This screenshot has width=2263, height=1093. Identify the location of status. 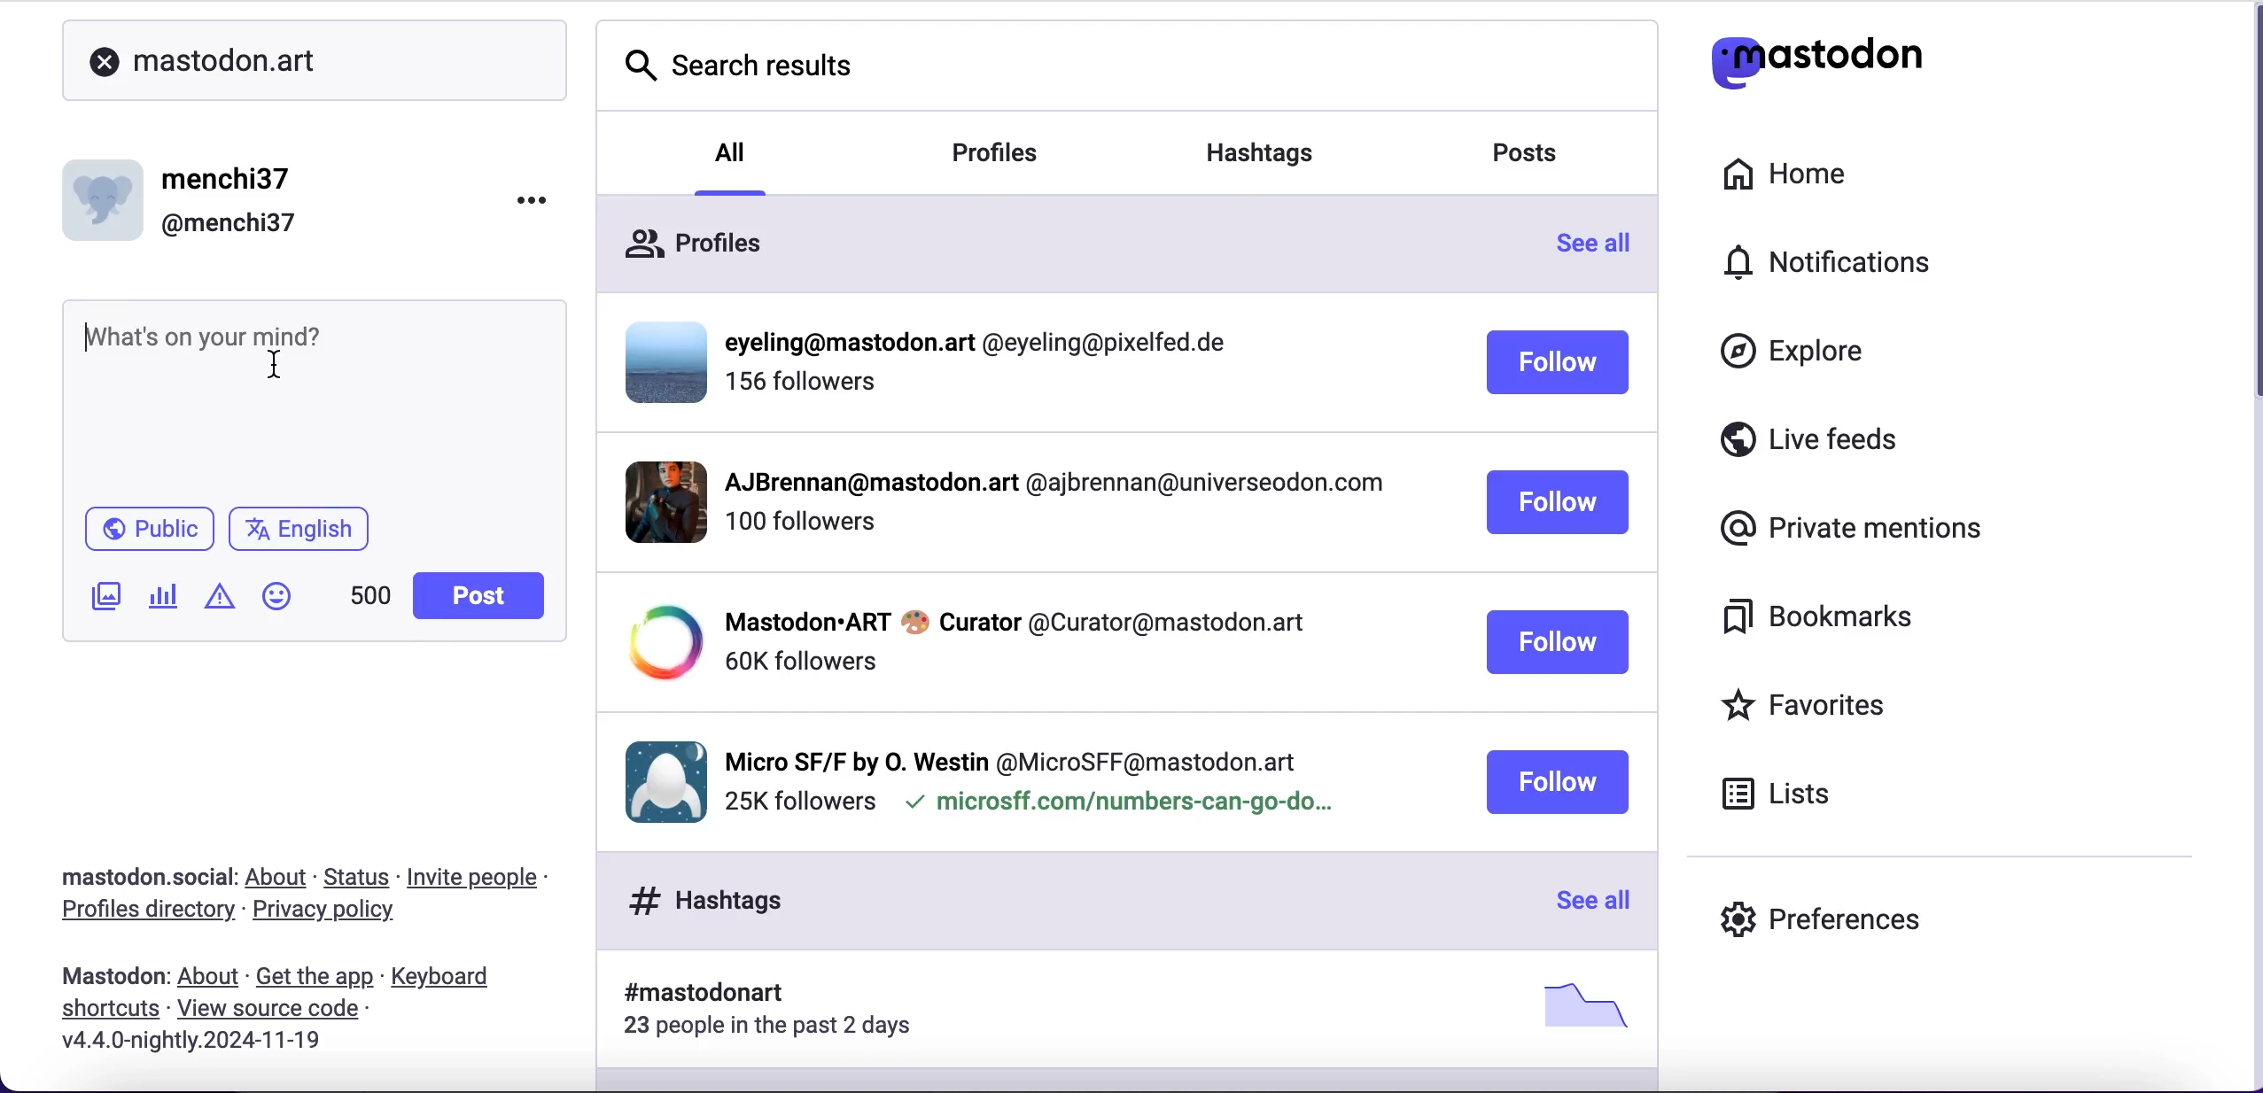
(354, 879).